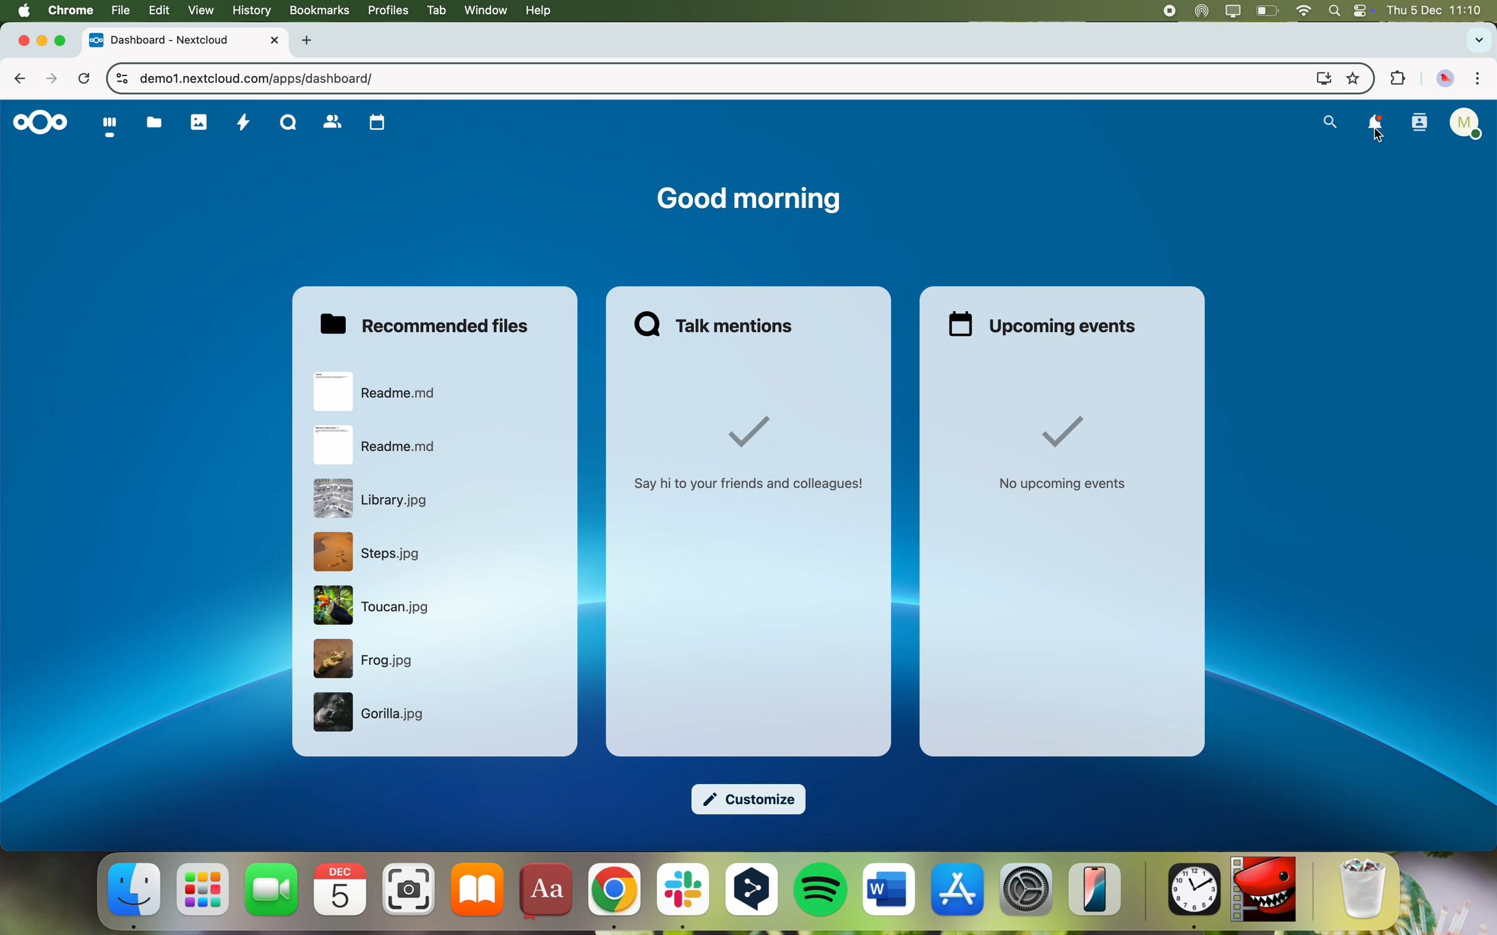  Describe the element at coordinates (273, 889) in the screenshot. I see `FaceTime` at that location.